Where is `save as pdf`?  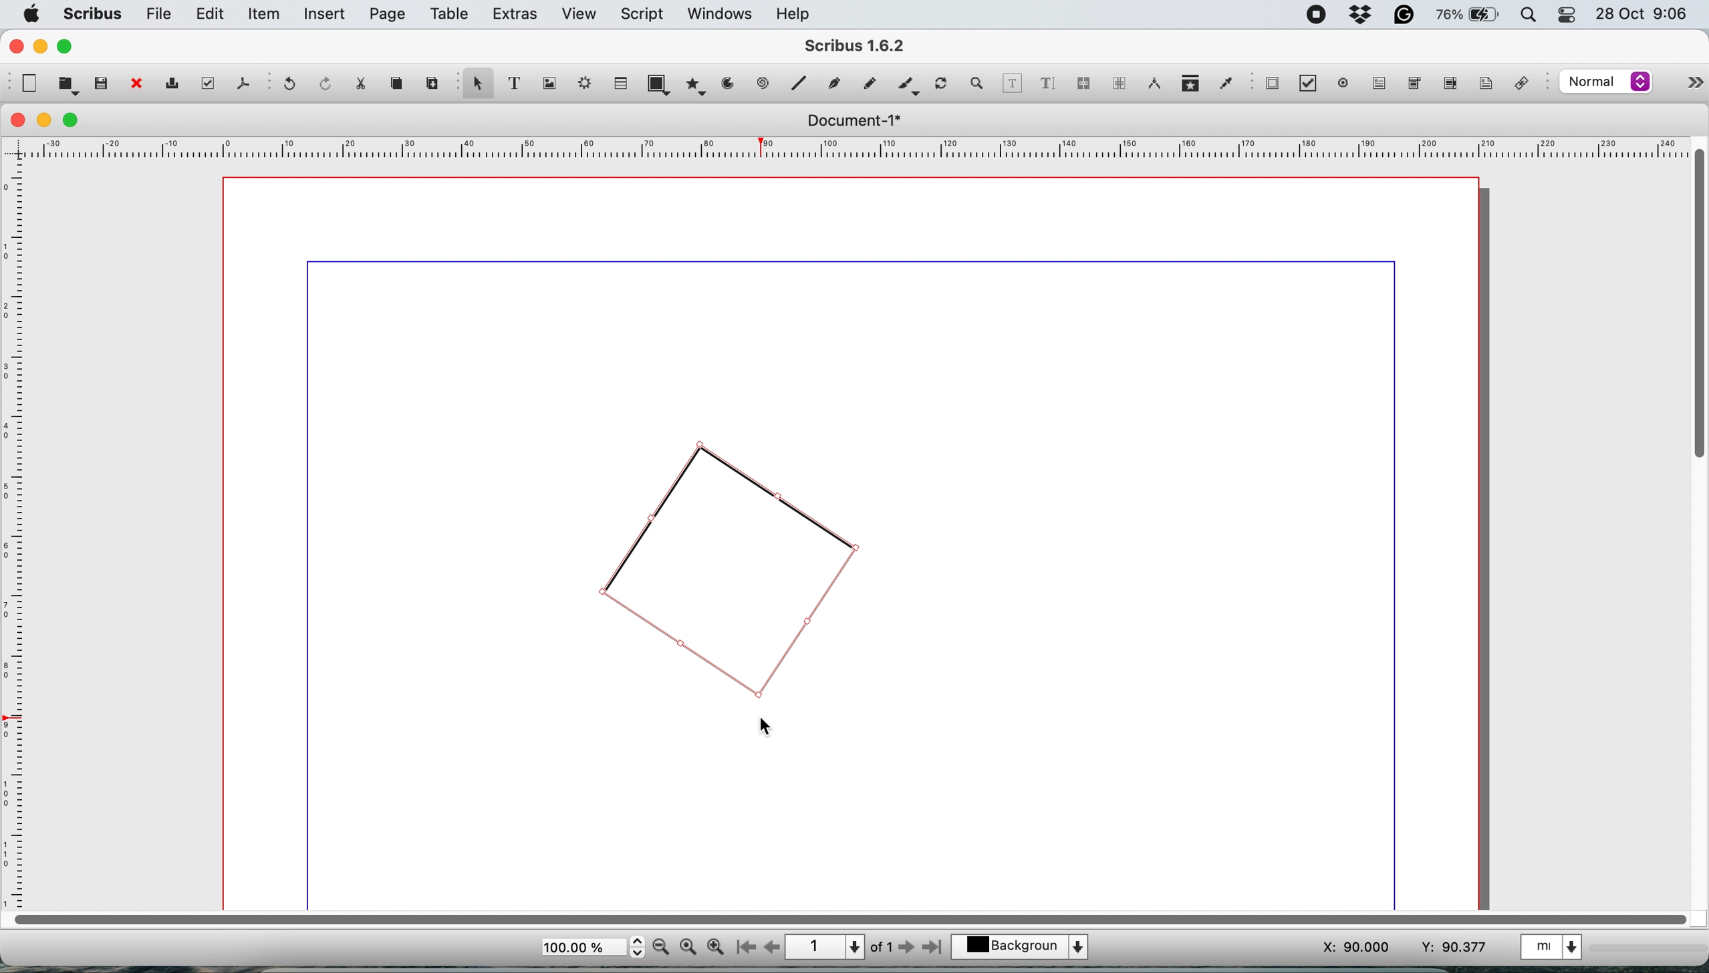 save as pdf is located at coordinates (241, 84).